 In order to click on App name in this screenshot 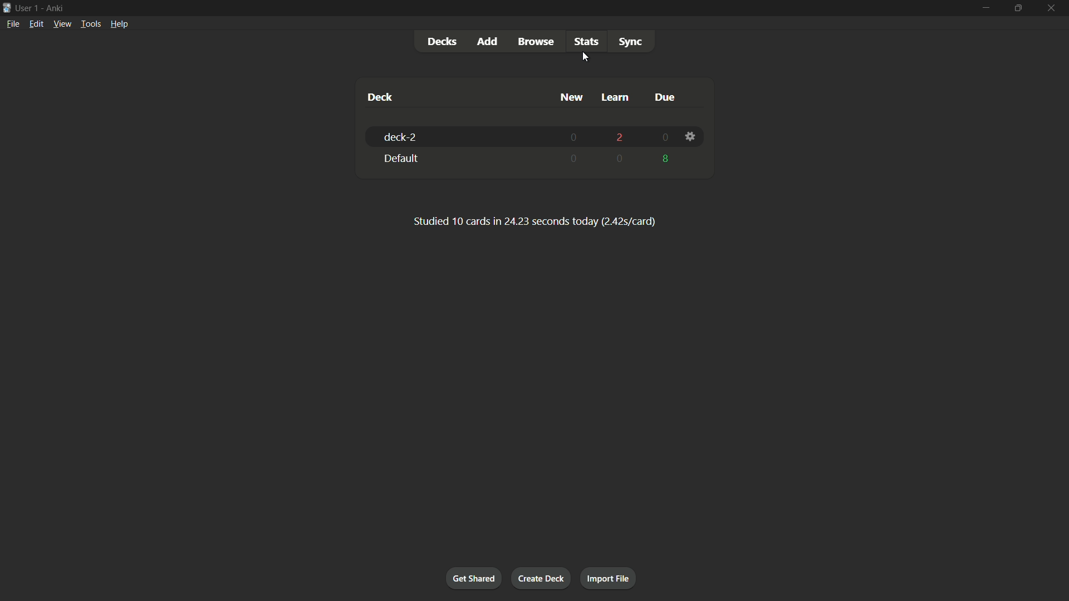, I will do `click(57, 8)`.